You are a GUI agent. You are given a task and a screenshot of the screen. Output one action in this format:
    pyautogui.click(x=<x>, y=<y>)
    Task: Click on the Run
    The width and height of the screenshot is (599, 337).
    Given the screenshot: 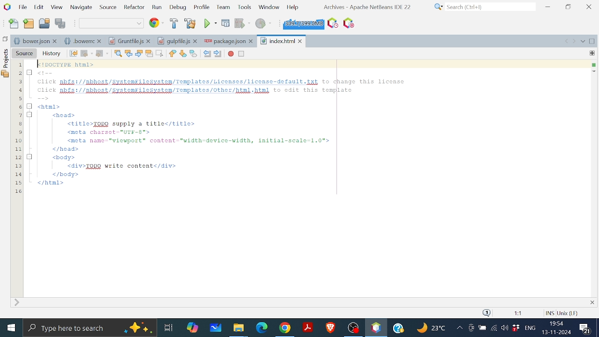 What is the action you would take?
    pyautogui.click(x=210, y=23)
    